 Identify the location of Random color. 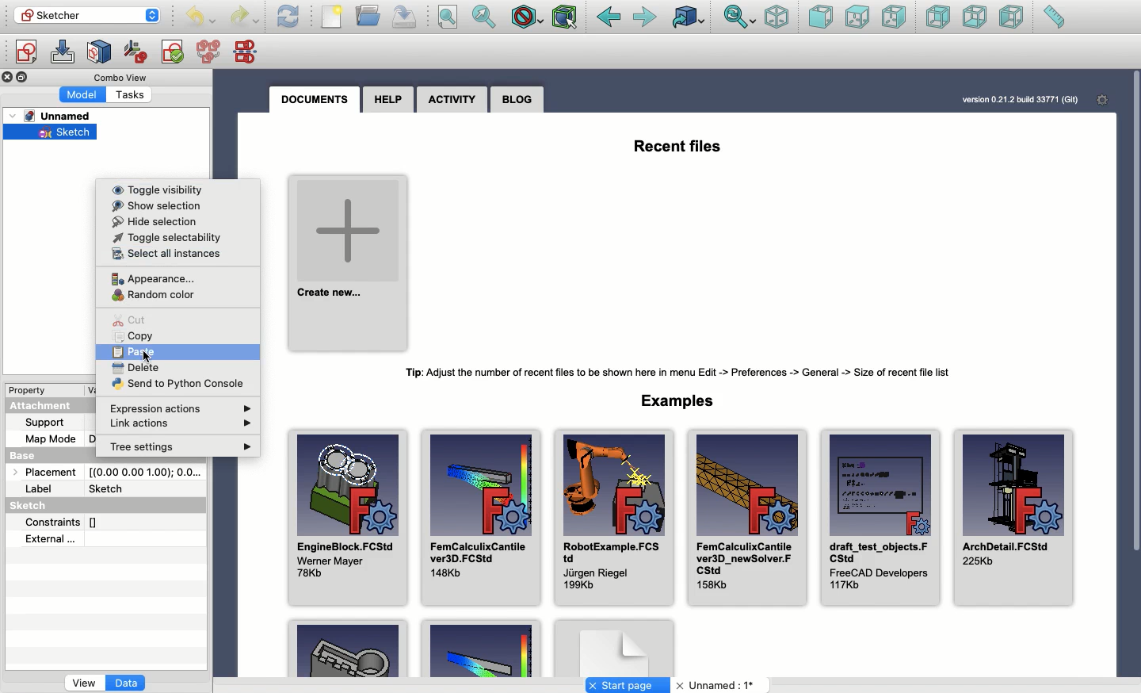
(149, 294).